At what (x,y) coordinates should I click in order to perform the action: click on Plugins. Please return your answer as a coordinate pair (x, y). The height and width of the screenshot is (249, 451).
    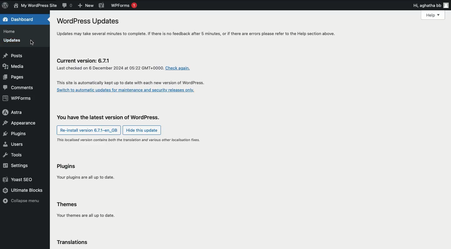
    Looking at the image, I should click on (87, 173).